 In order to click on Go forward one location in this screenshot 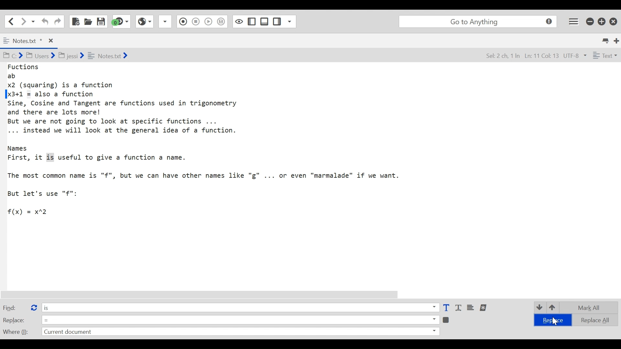, I will do `click(24, 21)`.